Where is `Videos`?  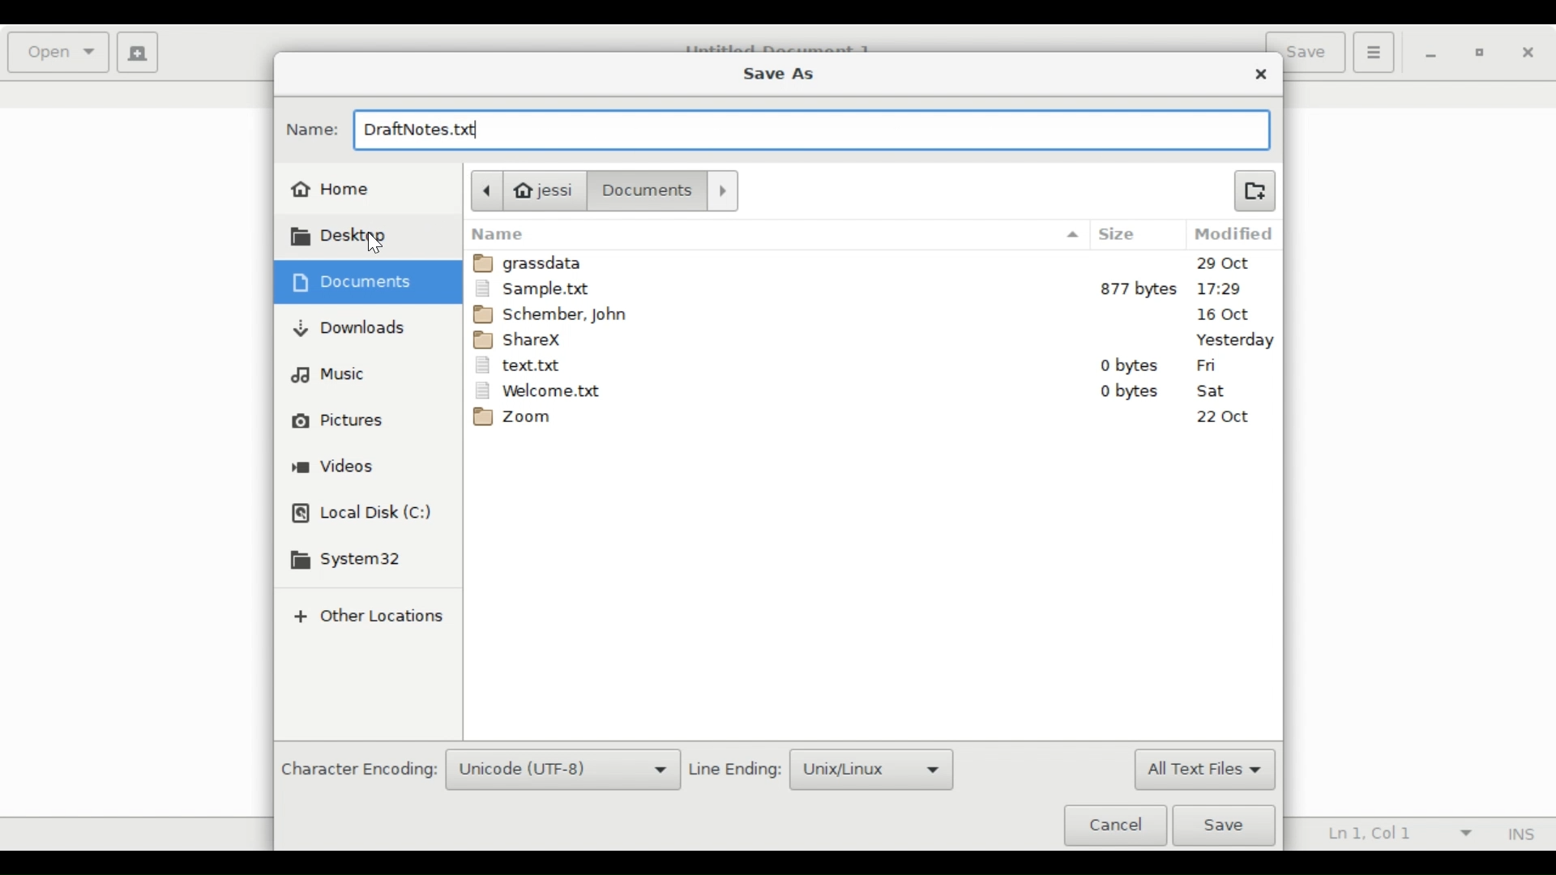
Videos is located at coordinates (335, 468).